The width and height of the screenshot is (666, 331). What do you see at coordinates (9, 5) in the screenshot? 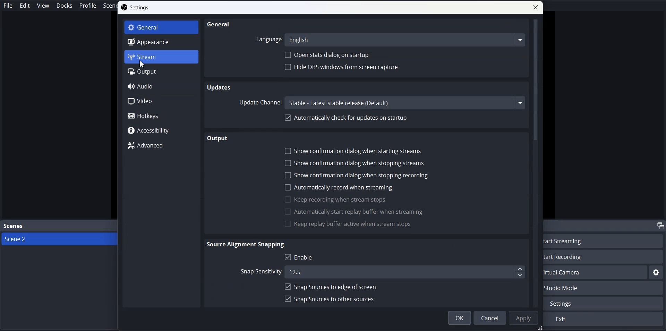
I see `File` at bounding box center [9, 5].